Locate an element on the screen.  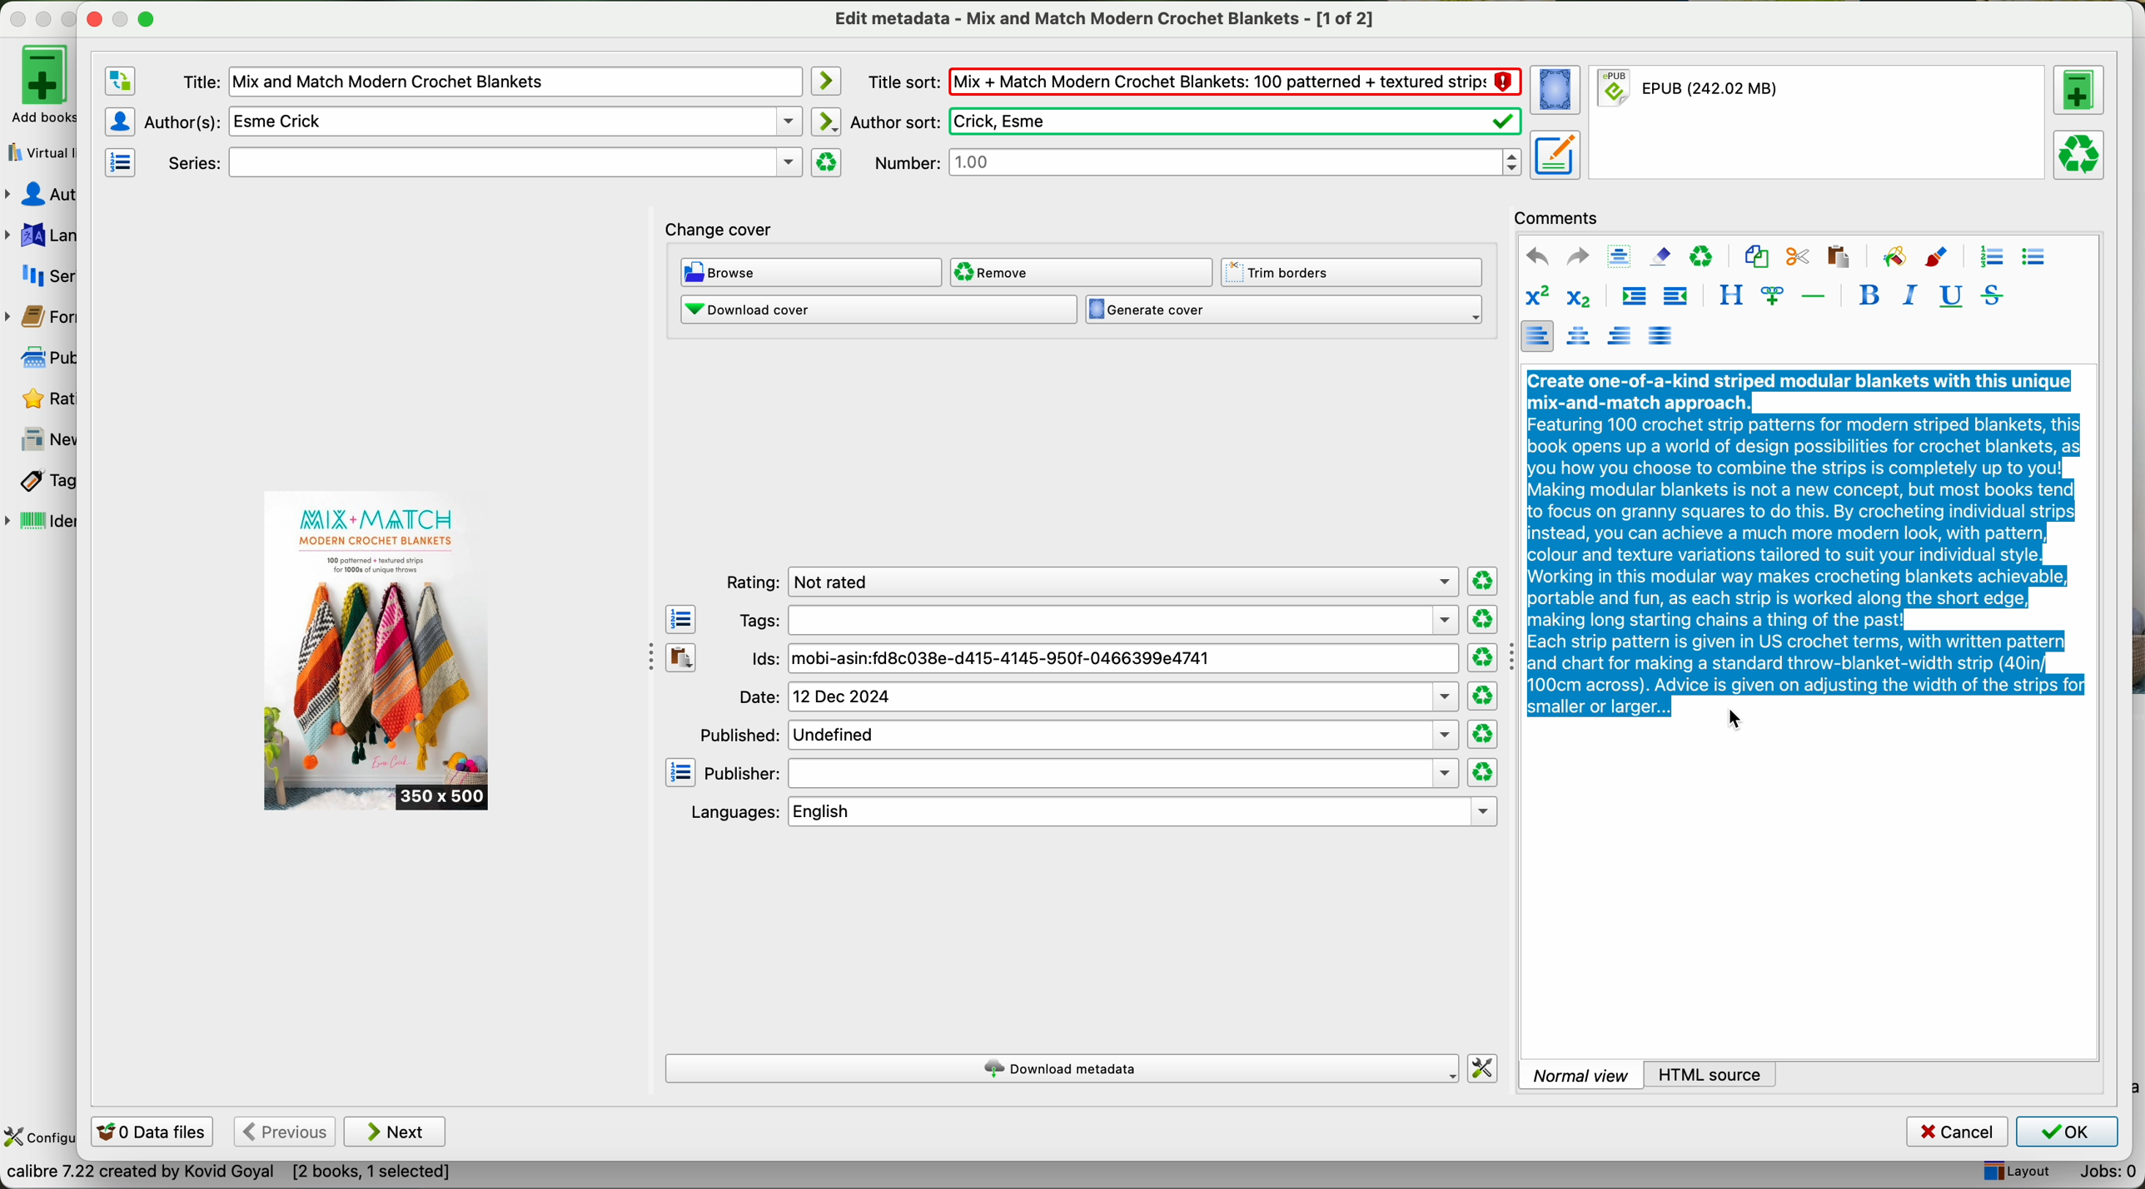
strikeout is located at coordinates (1990, 295).